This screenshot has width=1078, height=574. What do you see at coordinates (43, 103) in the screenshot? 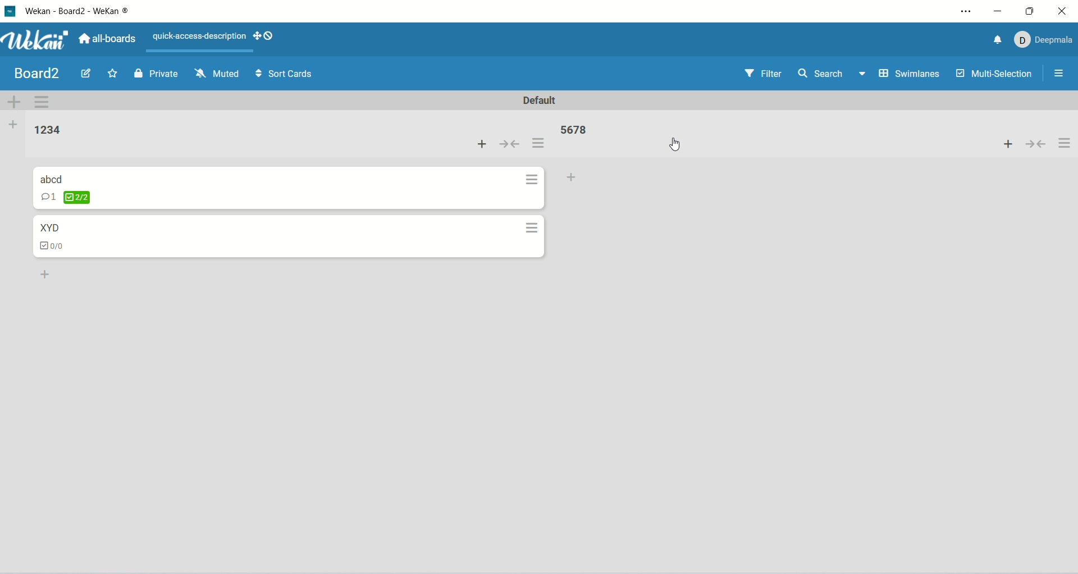
I see `swimlane actions` at bounding box center [43, 103].